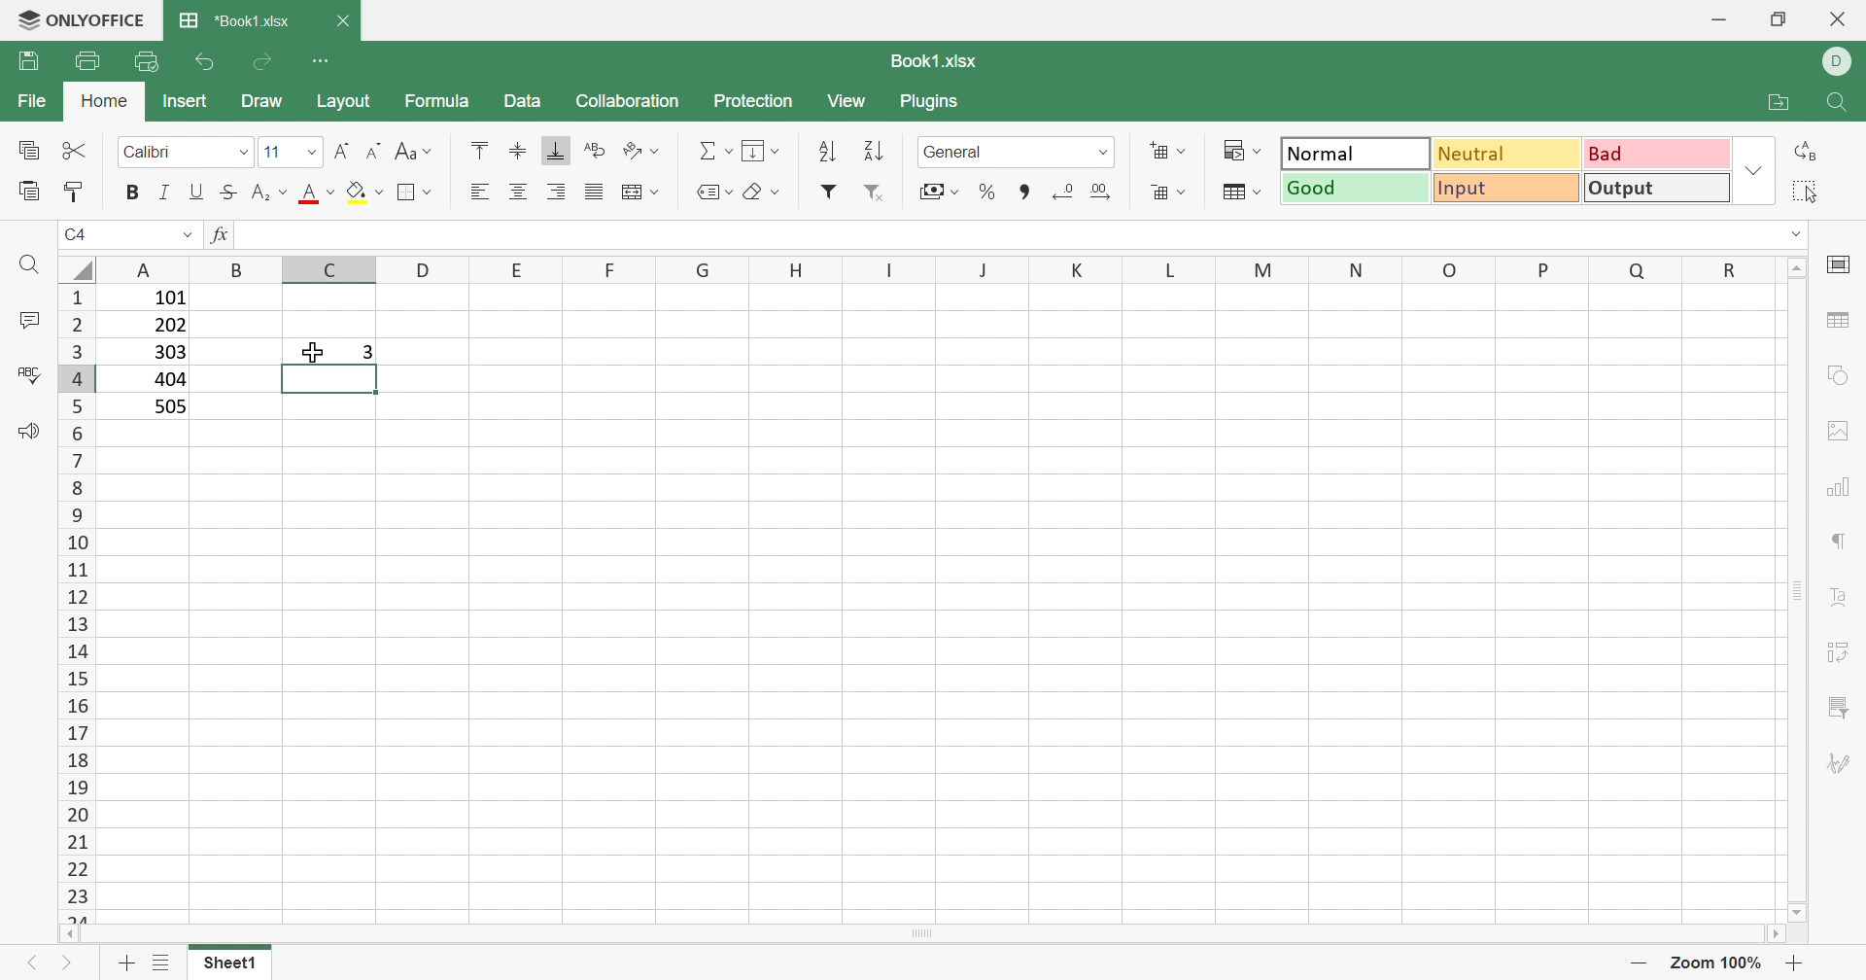 This screenshot has width=1866, height=980. What do you see at coordinates (369, 351) in the screenshot?
I see `3` at bounding box center [369, 351].